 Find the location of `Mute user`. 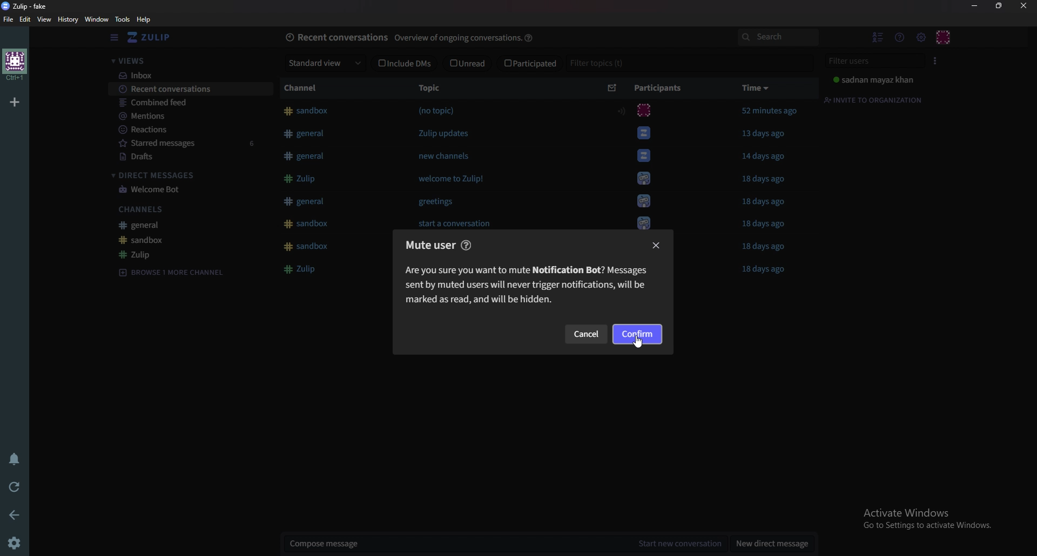

Mute user is located at coordinates (428, 246).